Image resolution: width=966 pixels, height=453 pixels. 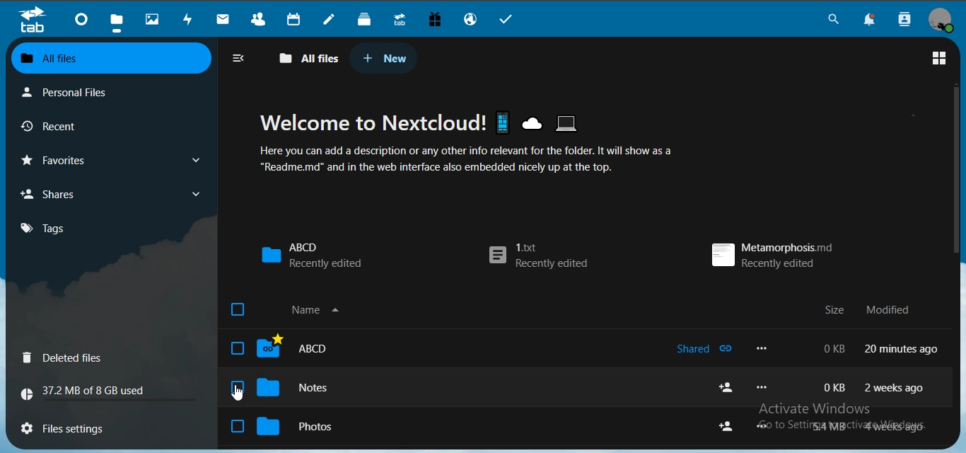 I want to click on notes, so click(x=353, y=386).